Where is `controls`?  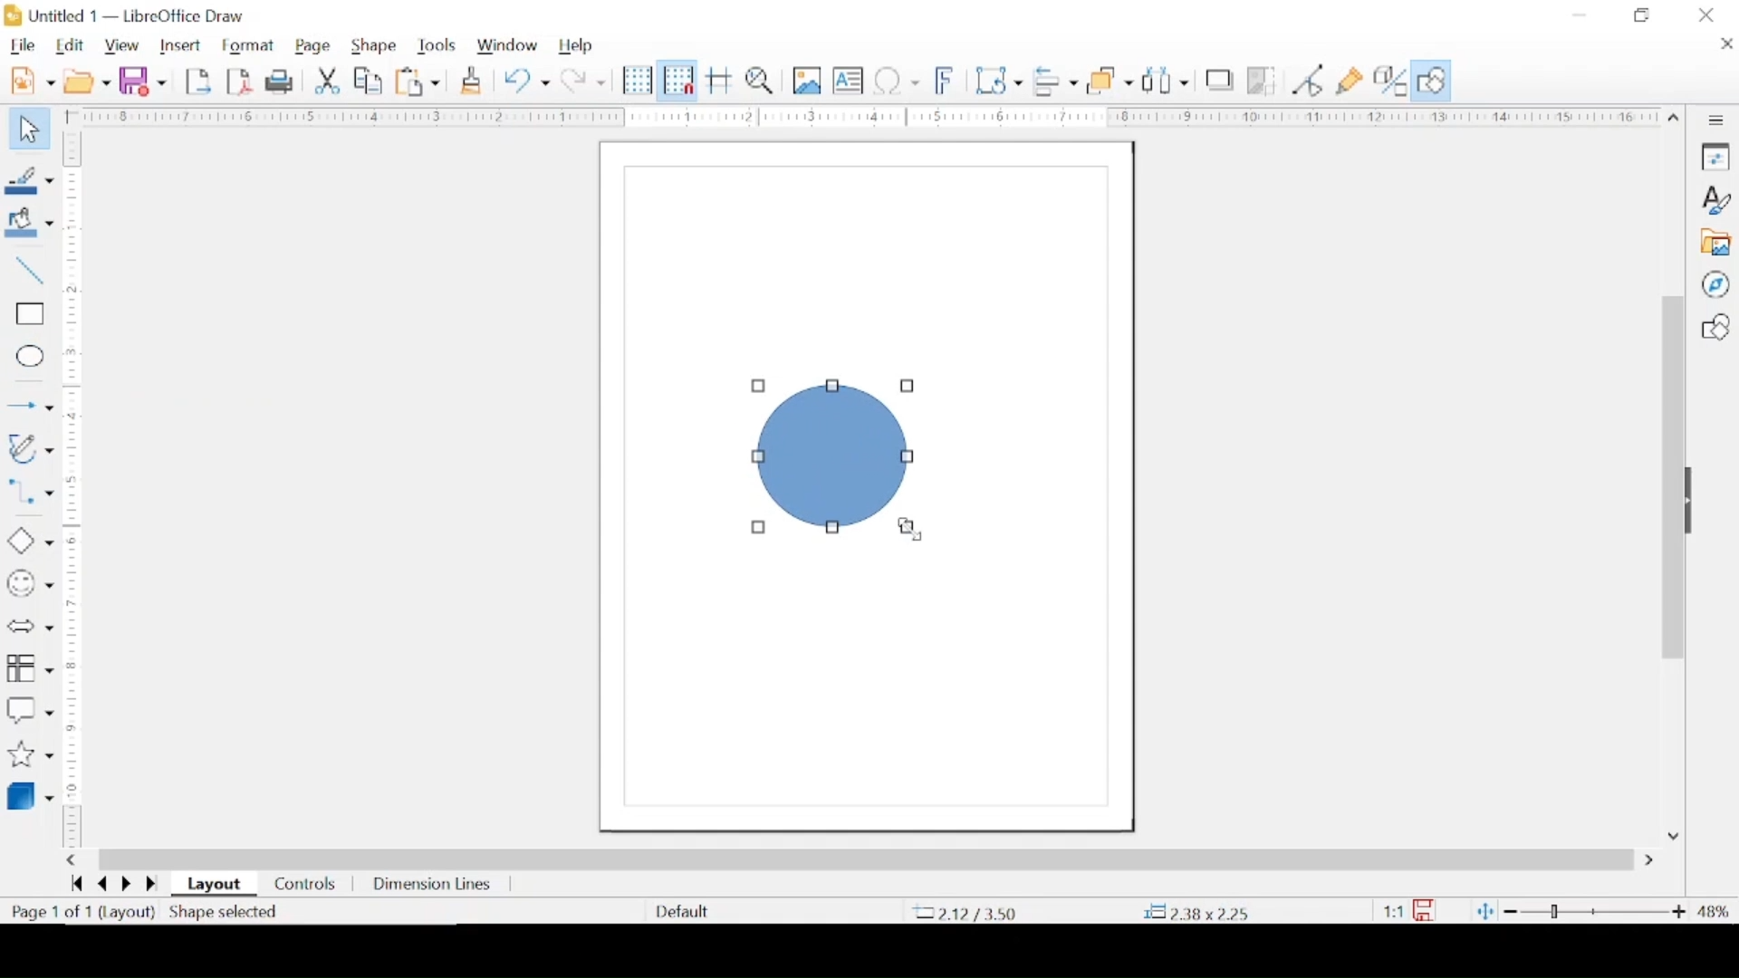 controls is located at coordinates (306, 883).